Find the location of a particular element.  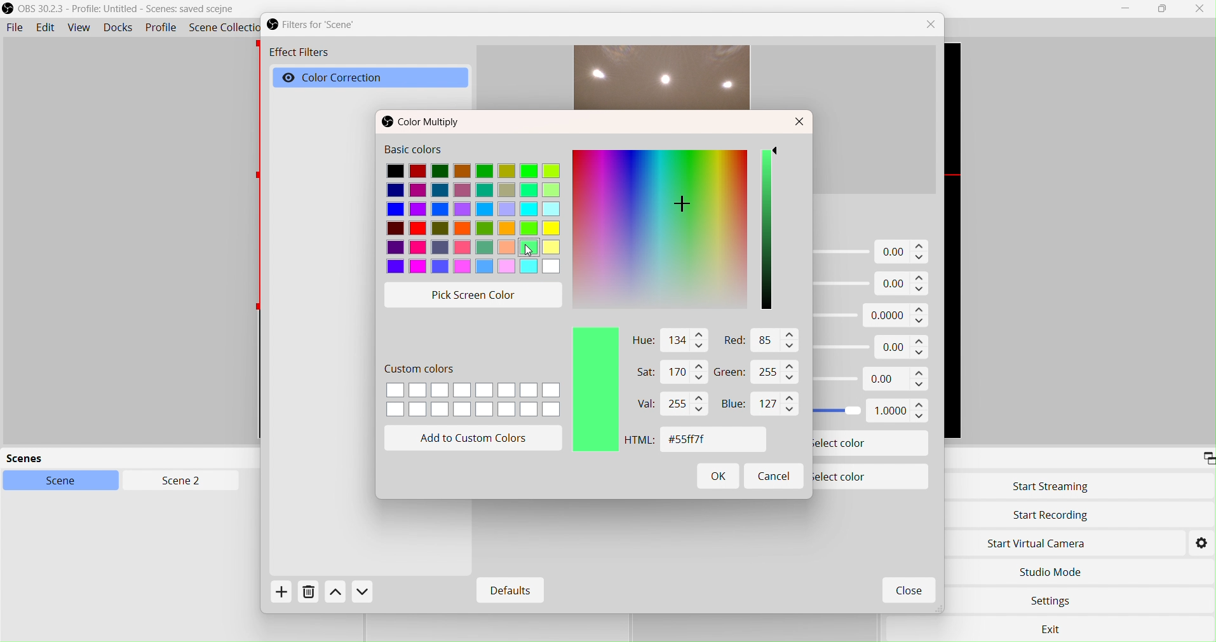

HTML: #55ff7f is located at coordinates (690, 441).